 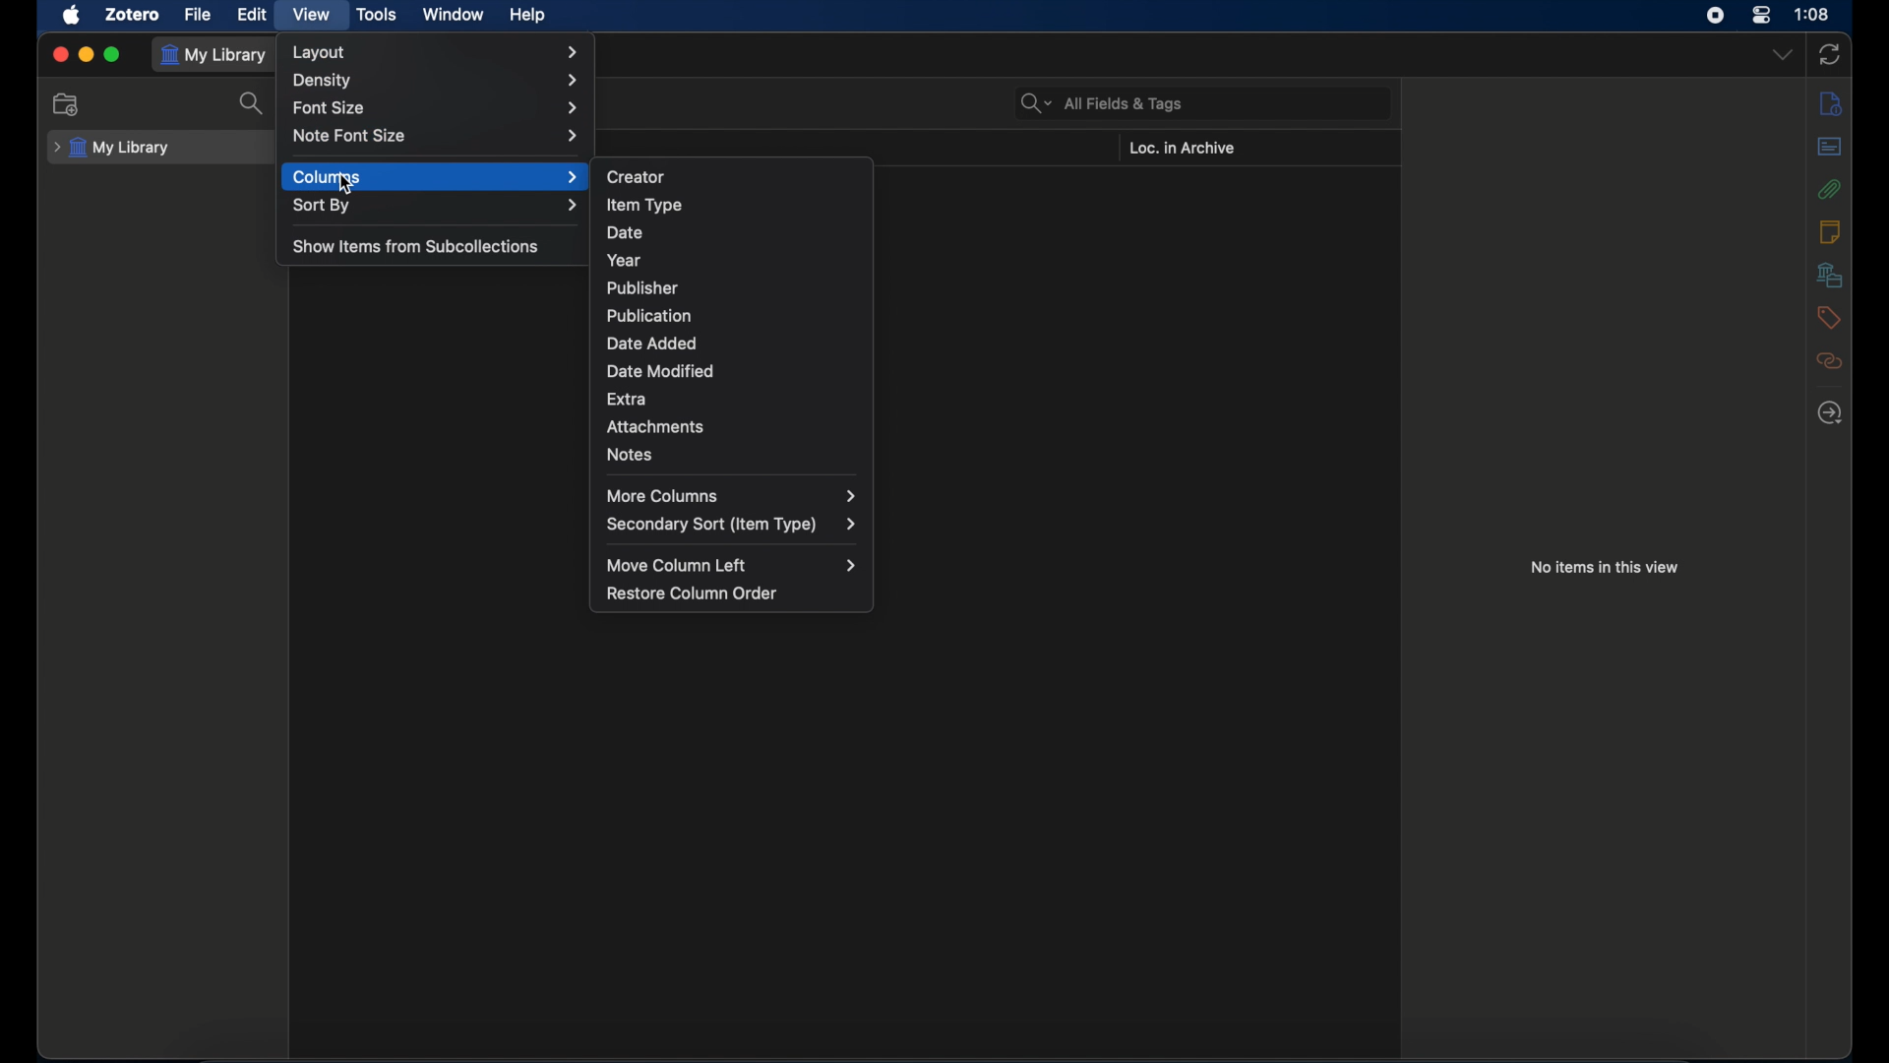 What do you see at coordinates (648, 315) in the screenshot?
I see `publication` at bounding box center [648, 315].